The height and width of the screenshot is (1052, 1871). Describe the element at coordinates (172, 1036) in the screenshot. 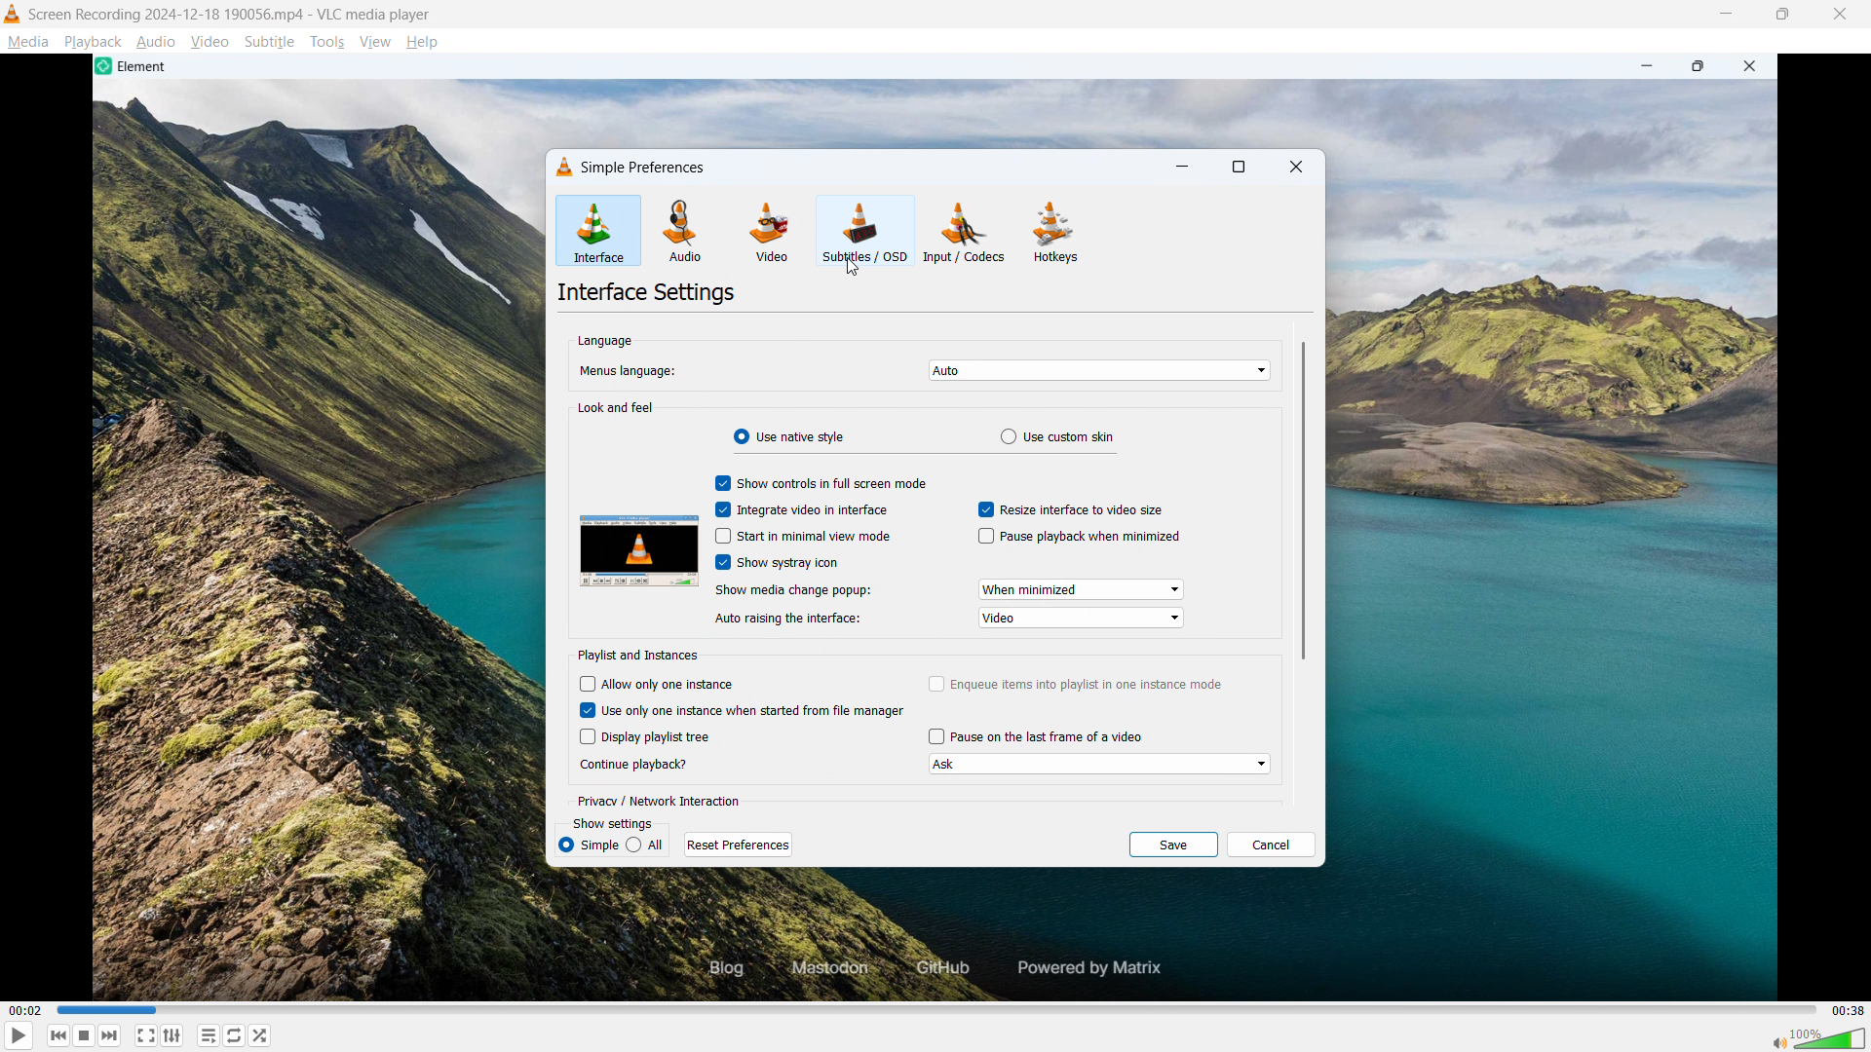

I see `Show advanced settings ` at that location.